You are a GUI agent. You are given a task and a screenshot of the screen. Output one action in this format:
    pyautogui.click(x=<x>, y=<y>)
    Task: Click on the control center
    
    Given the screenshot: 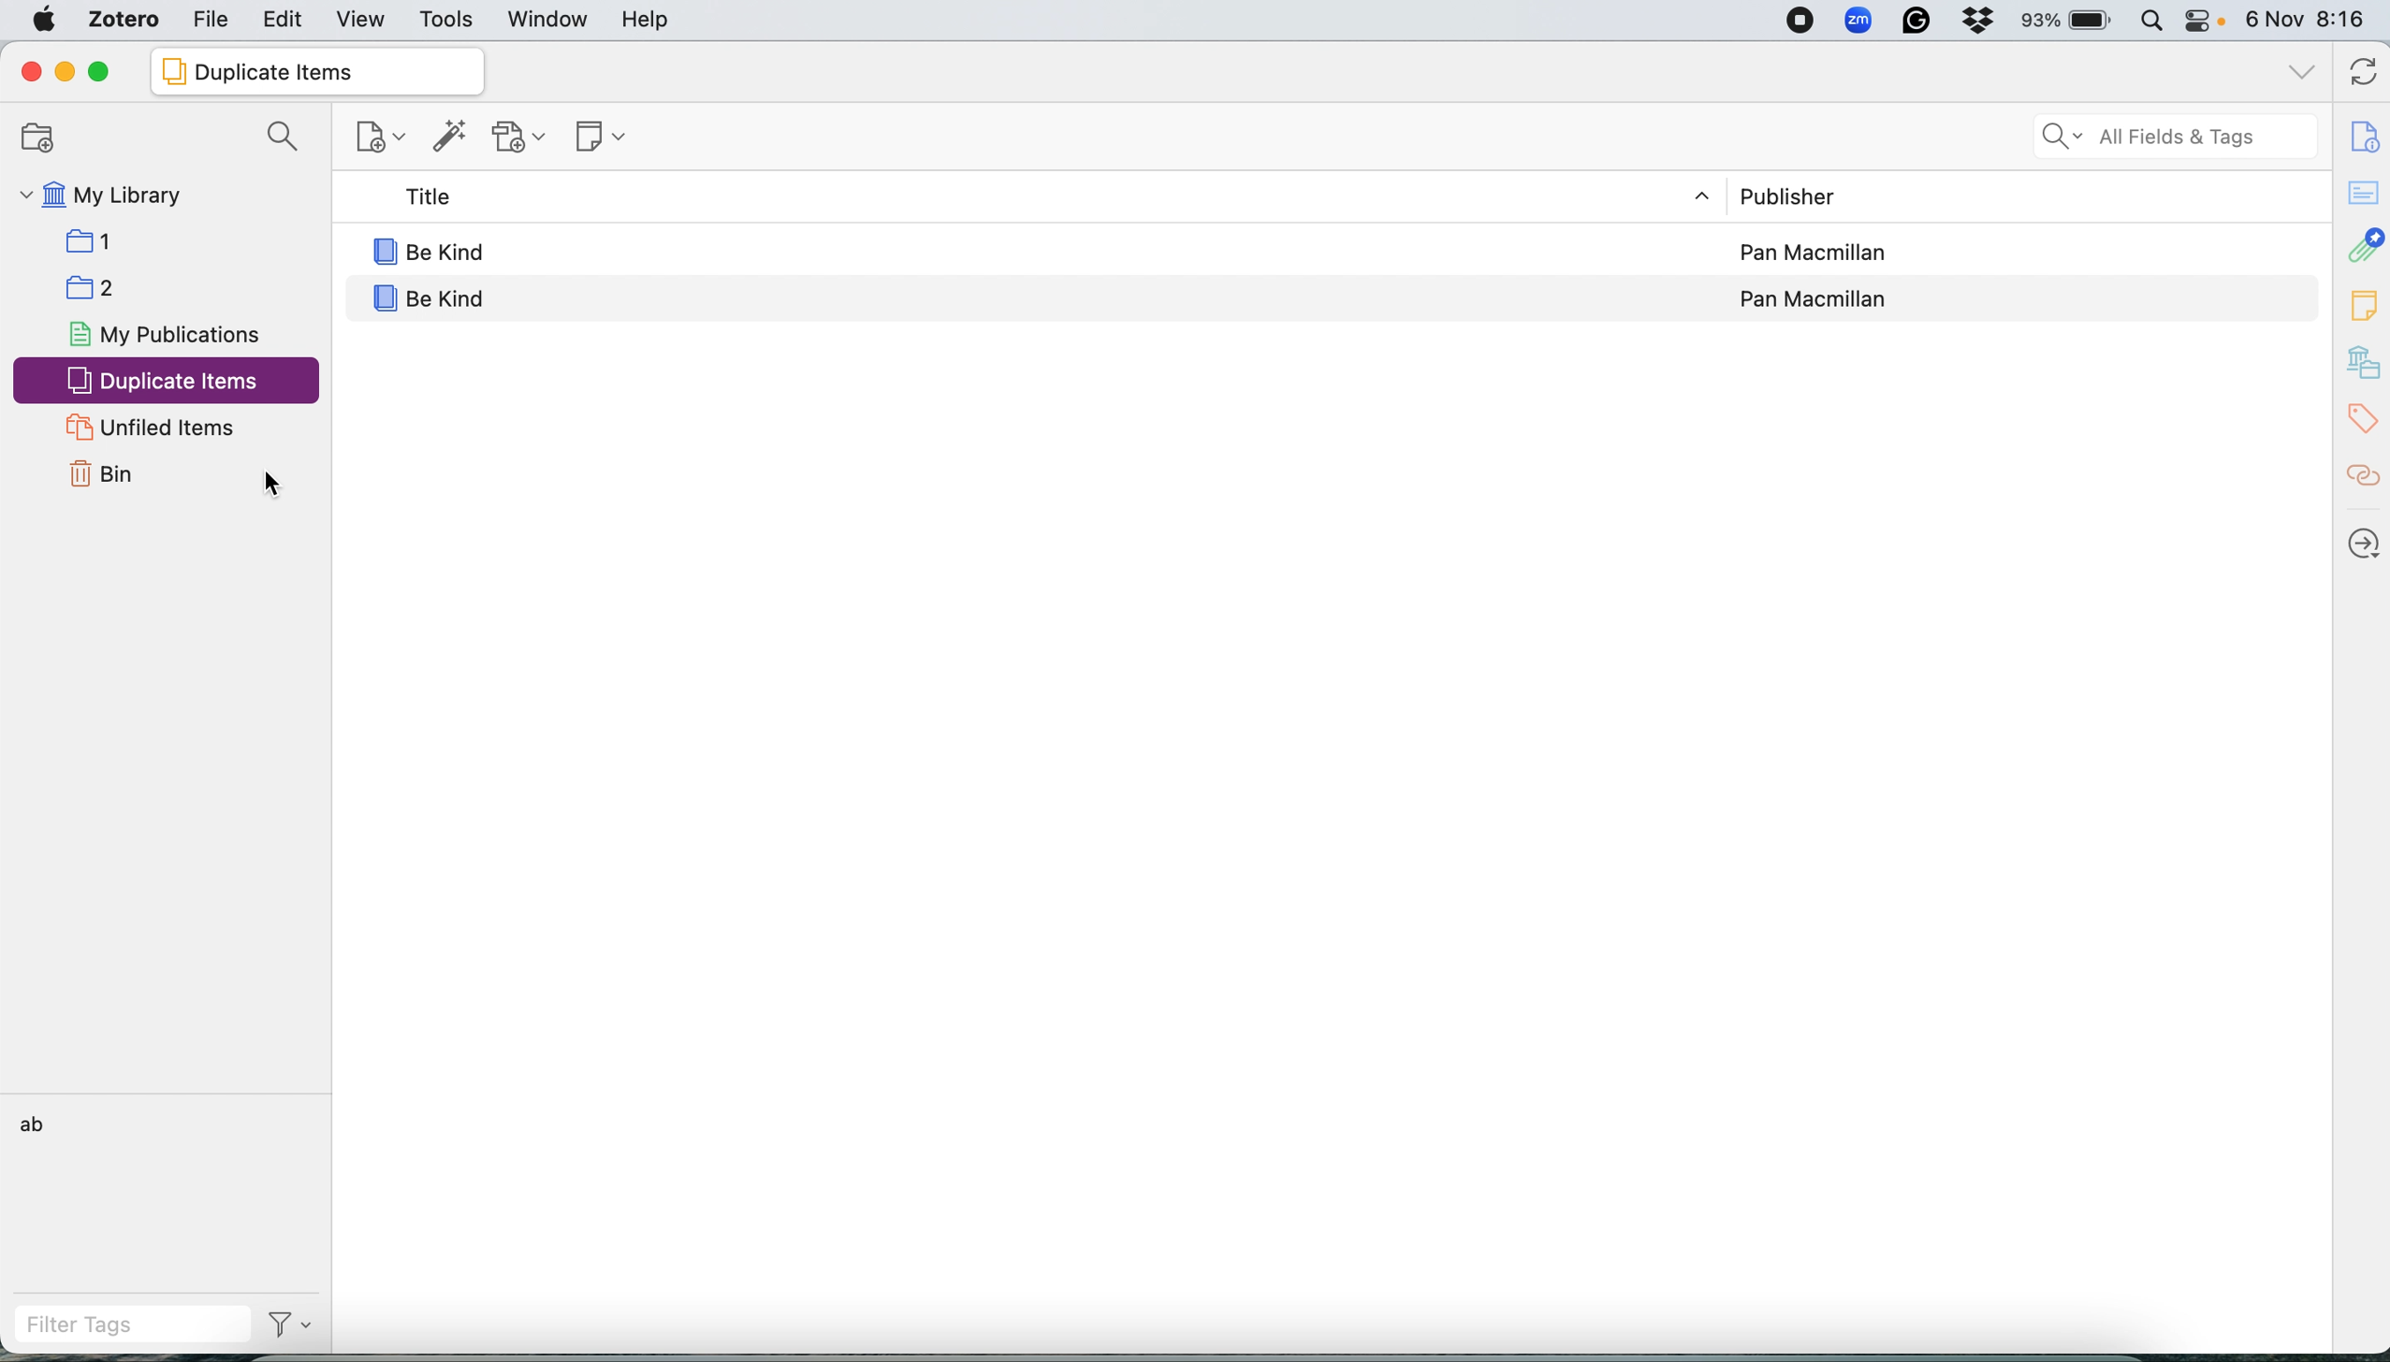 What is the action you would take?
    pyautogui.click(x=2207, y=21)
    